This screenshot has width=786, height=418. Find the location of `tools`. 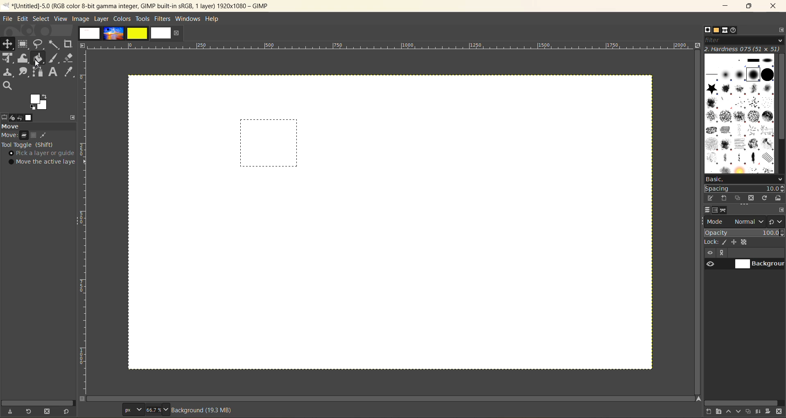

tools is located at coordinates (37, 64).